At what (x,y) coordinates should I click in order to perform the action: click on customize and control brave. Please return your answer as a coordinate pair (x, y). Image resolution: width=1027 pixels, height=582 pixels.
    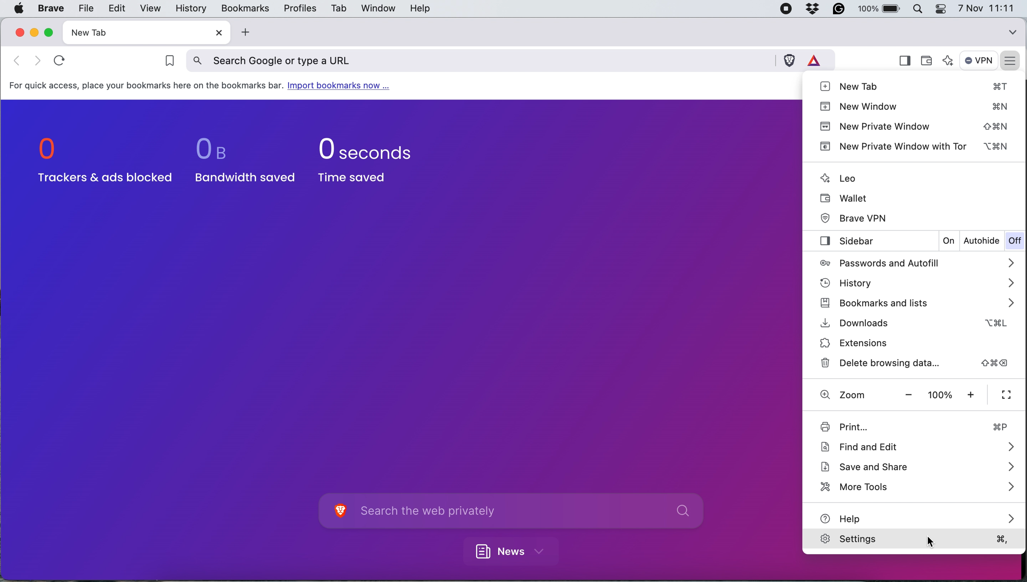
    Looking at the image, I should click on (1011, 60).